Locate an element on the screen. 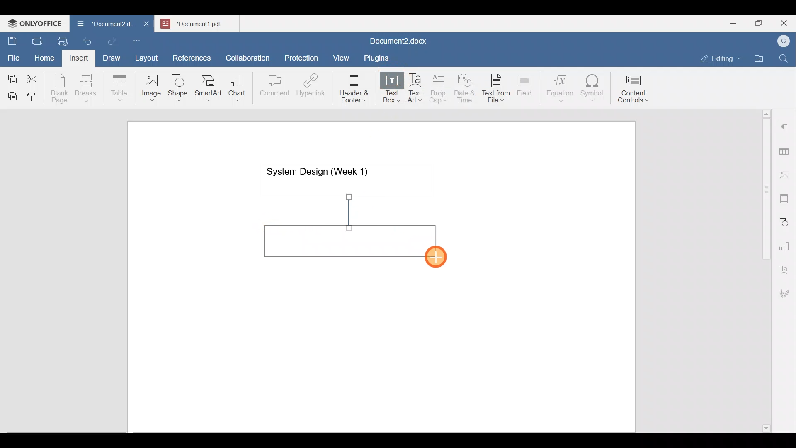  Content controls is located at coordinates (635, 92).